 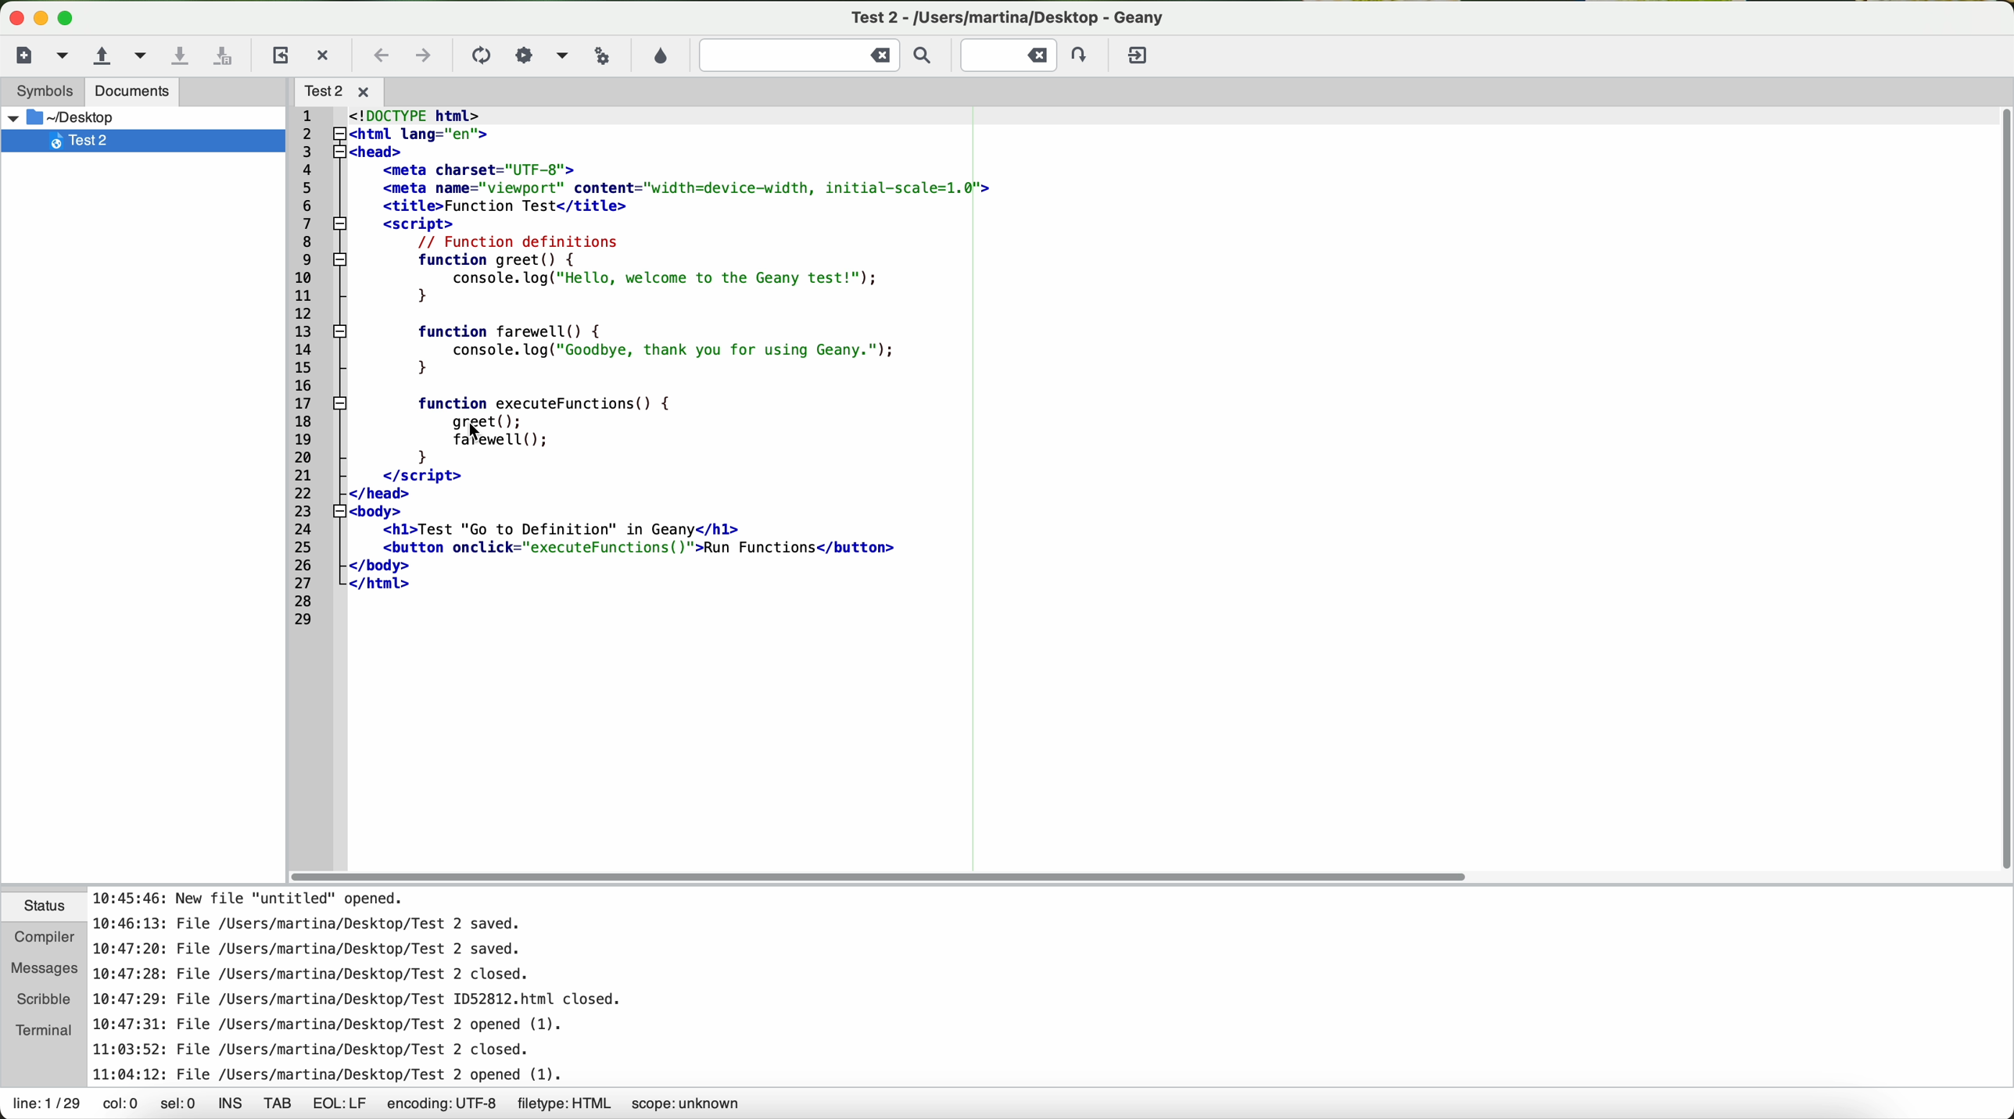 What do you see at coordinates (144, 117) in the screenshot?
I see `desktop folder` at bounding box center [144, 117].